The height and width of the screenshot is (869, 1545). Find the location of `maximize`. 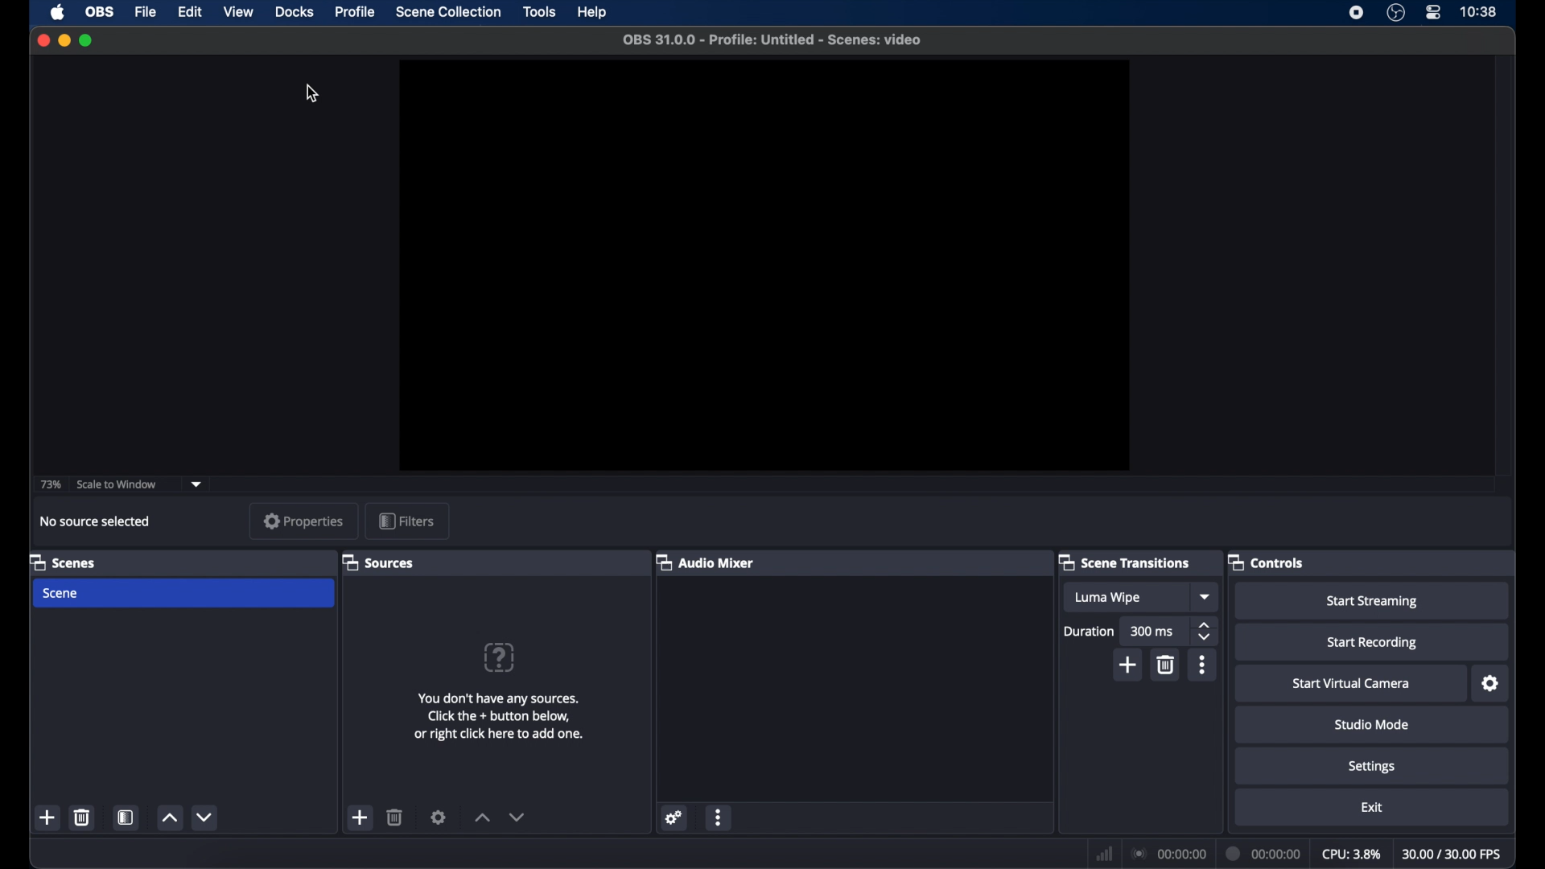

maximize is located at coordinates (85, 40).